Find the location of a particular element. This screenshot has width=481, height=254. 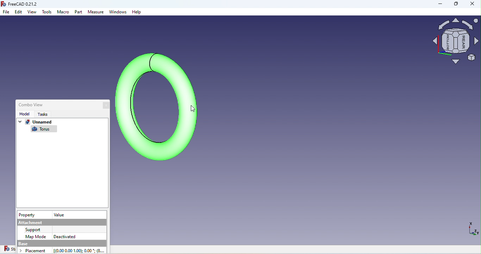

Attachment is located at coordinates (61, 222).